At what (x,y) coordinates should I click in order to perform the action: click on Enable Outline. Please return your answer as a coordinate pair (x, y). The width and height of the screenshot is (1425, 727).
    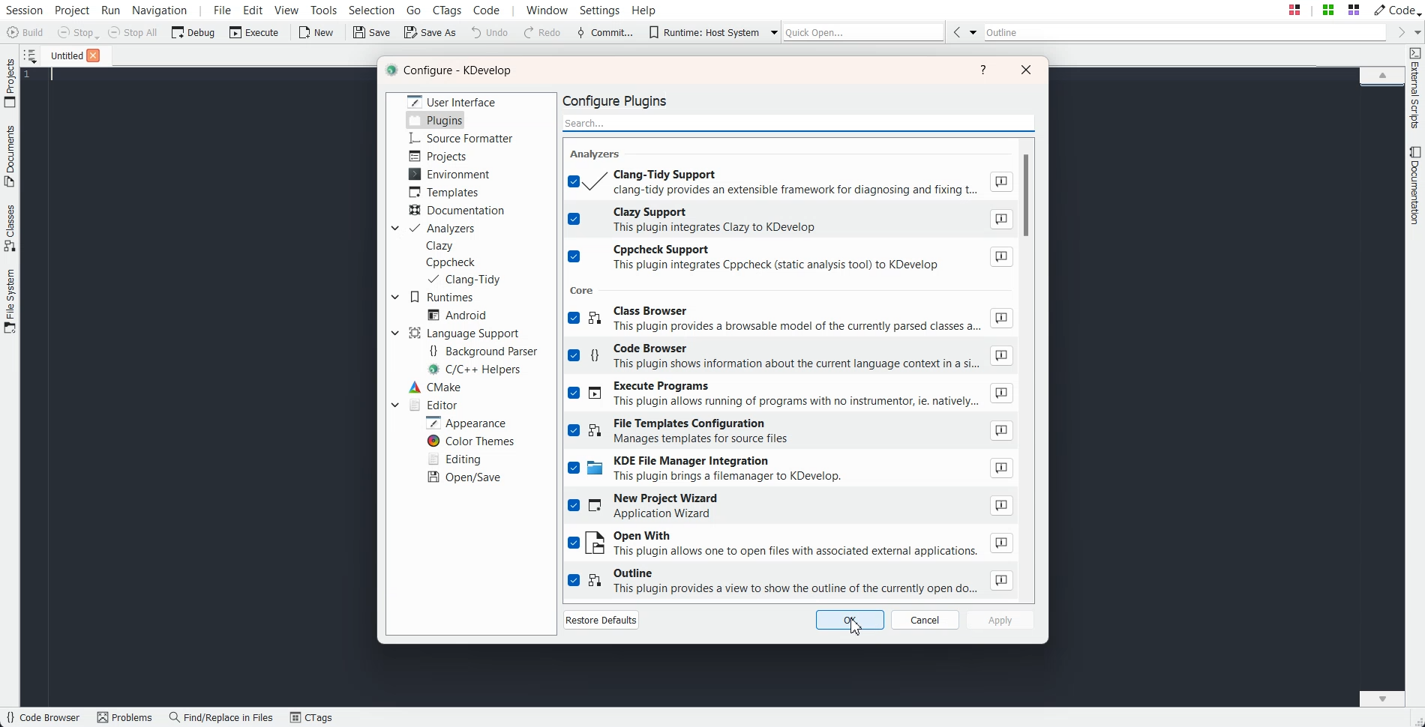
    Looking at the image, I should click on (791, 582).